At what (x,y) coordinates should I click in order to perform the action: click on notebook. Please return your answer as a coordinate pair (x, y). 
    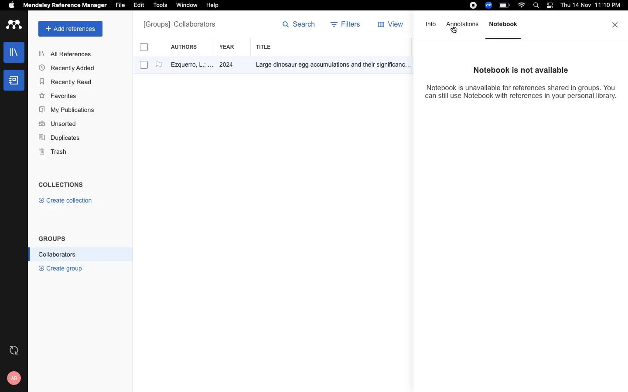
    Looking at the image, I should click on (14, 80).